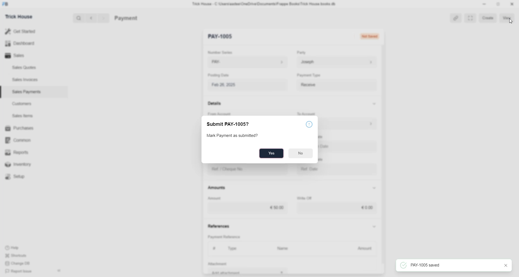 Image resolution: width=519 pixels, height=277 pixels. What do you see at coordinates (249, 85) in the screenshot?
I see `Feb 26, 2025` at bounding box center [249, 85].